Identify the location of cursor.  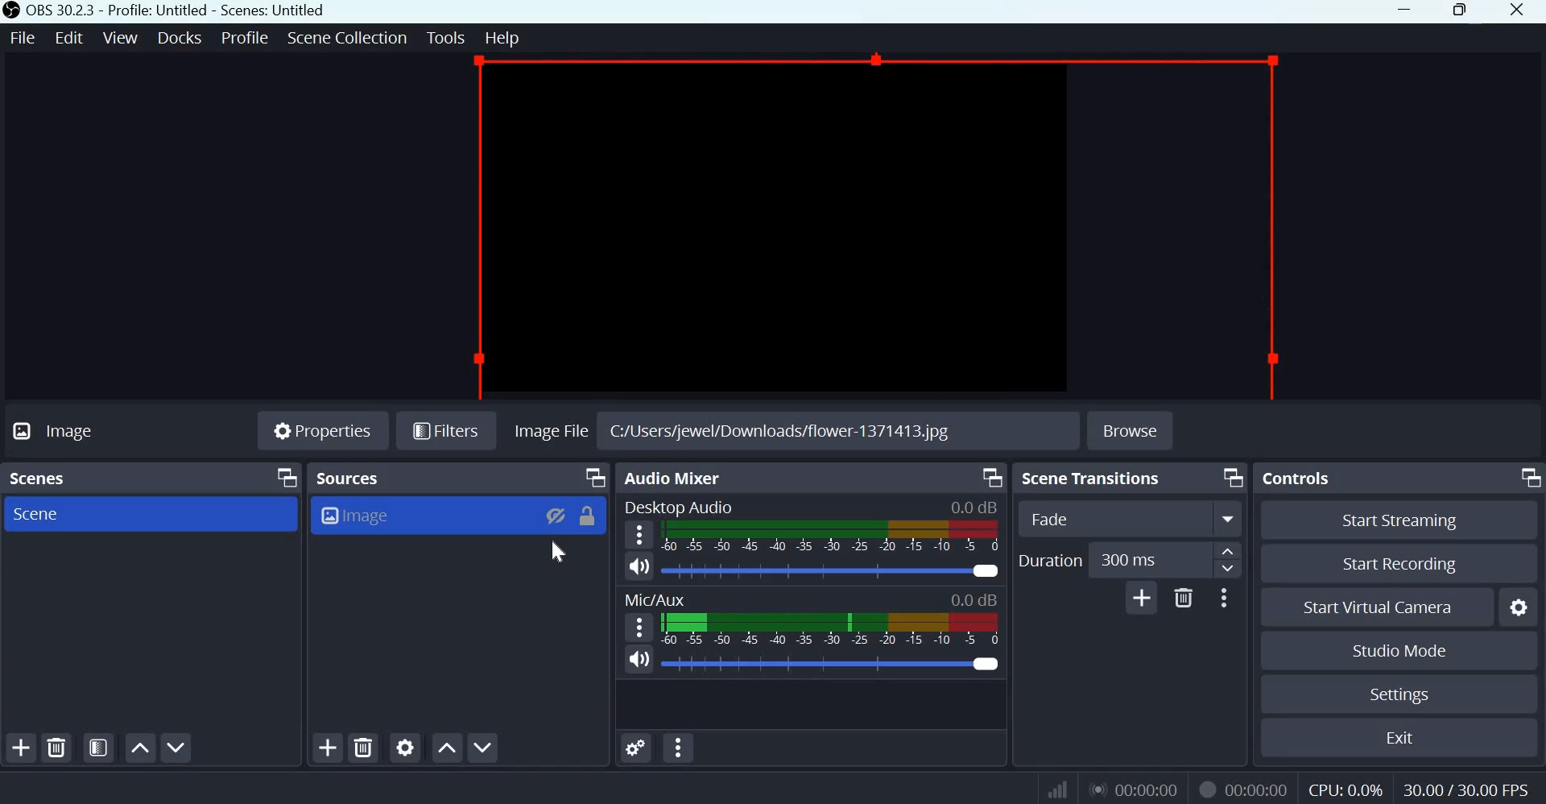
(556, 553).